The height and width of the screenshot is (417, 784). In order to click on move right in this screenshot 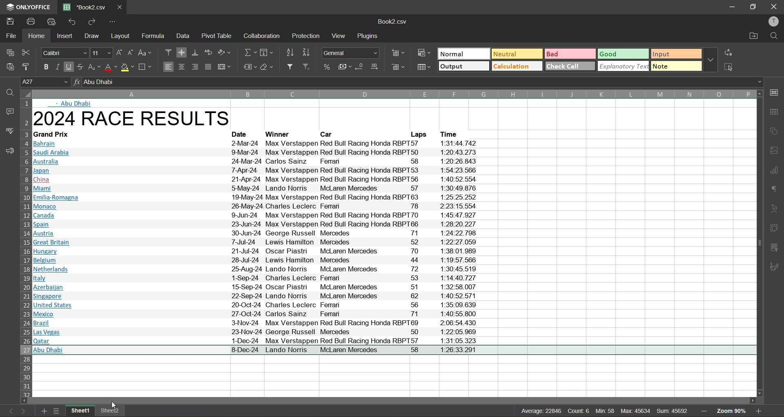, I will do `click(752, 400)`.